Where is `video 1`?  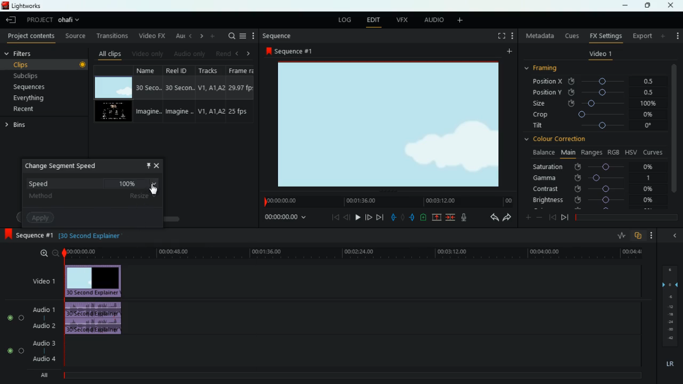
video 1 is located at coordinates (45, 281).